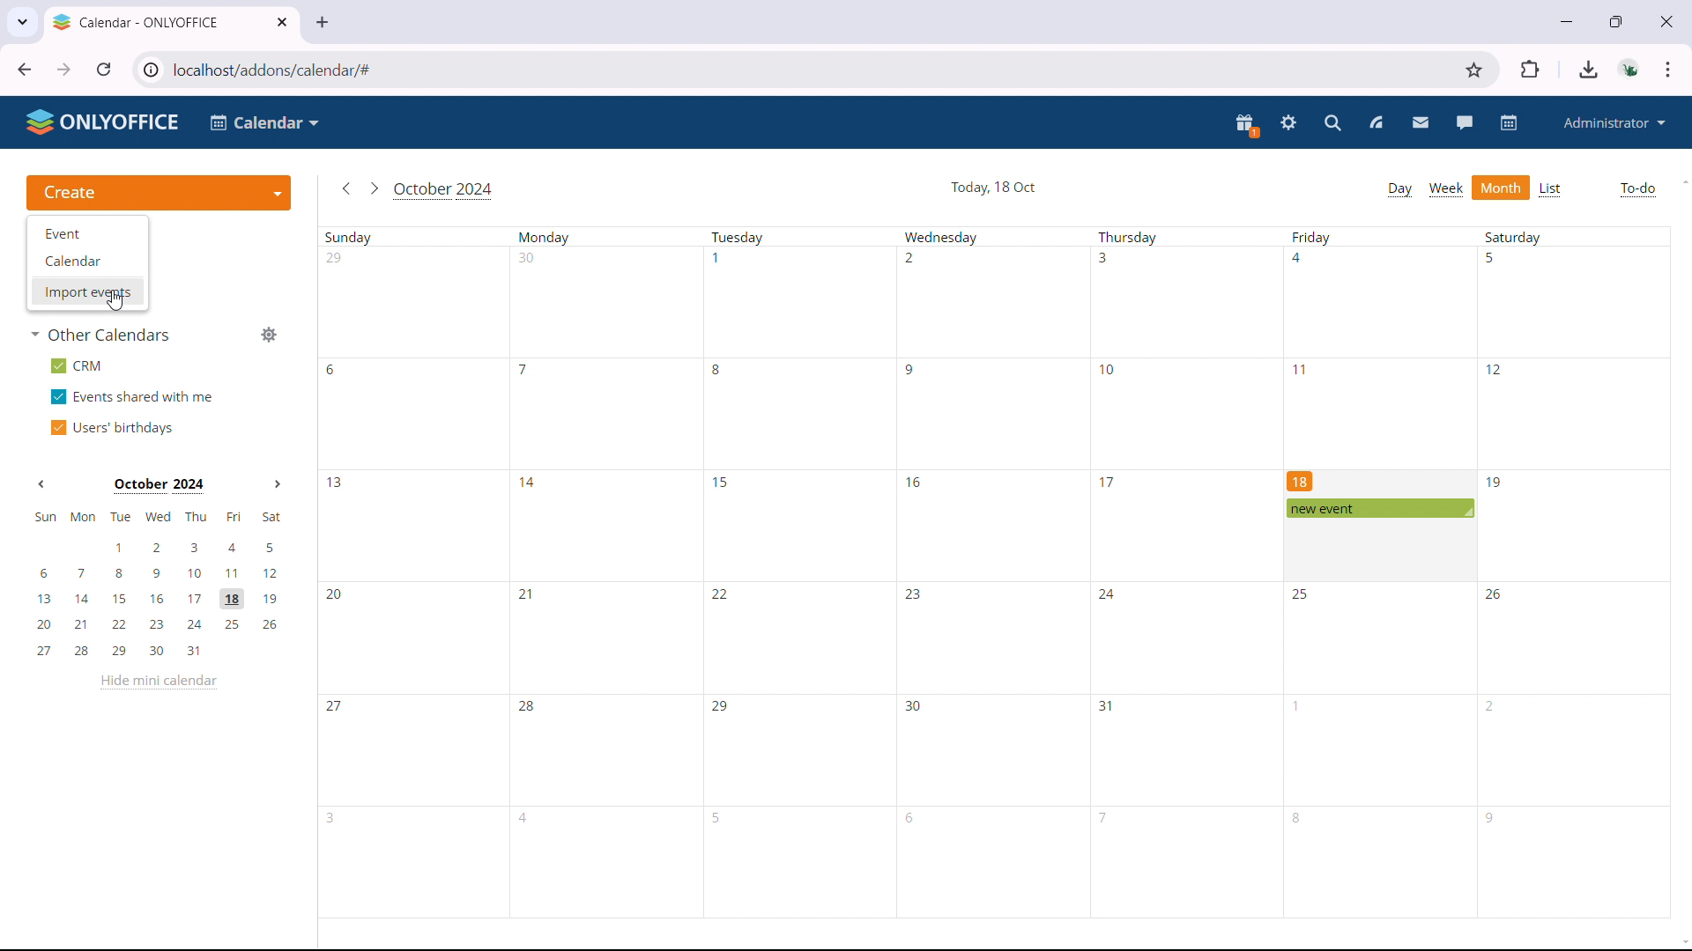  I want to click on week, so click(1445, 190).